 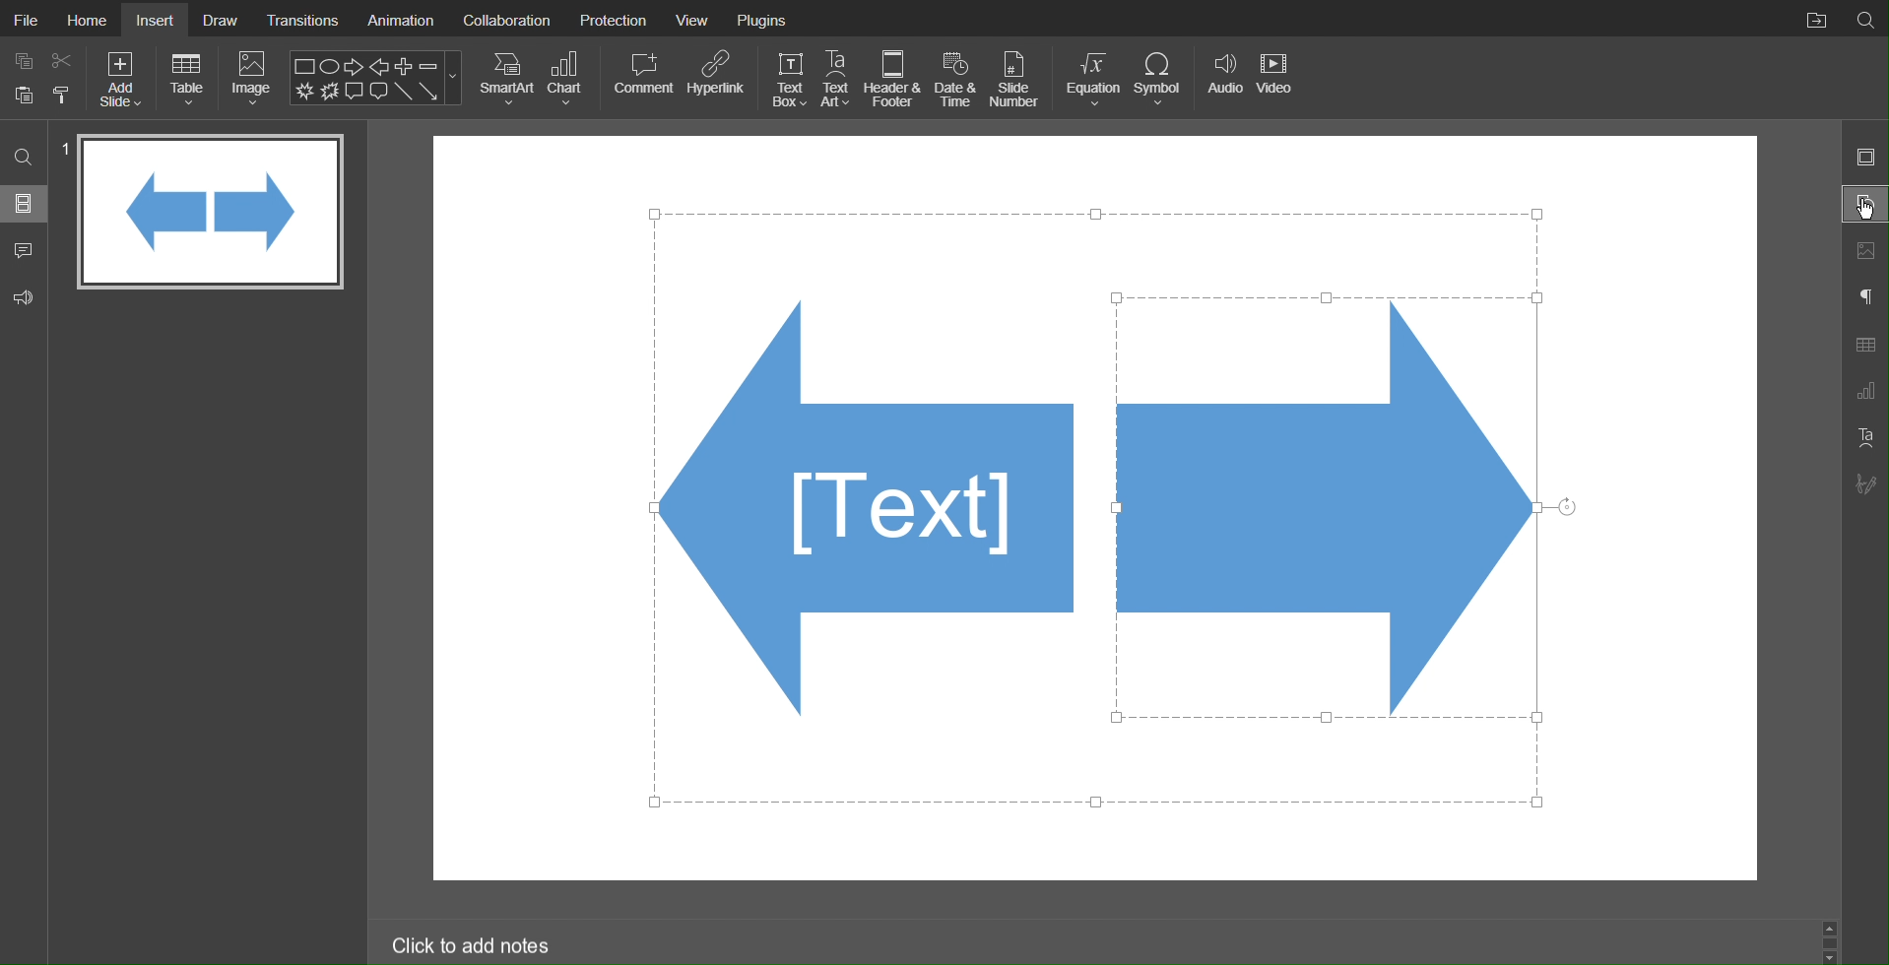 I want to click on Add Slide, so click(x=123, y=80).